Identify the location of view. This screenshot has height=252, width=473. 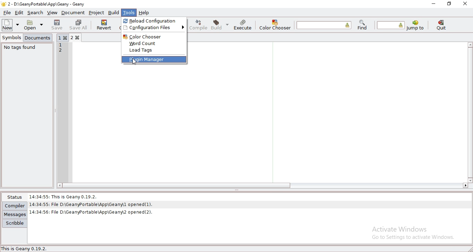
(52, 12).